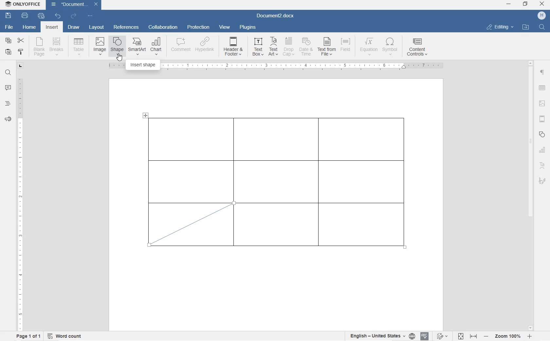  Describe the element at coordinates (74, 5) in the screenshot. I see `Document3.docx` at that location.